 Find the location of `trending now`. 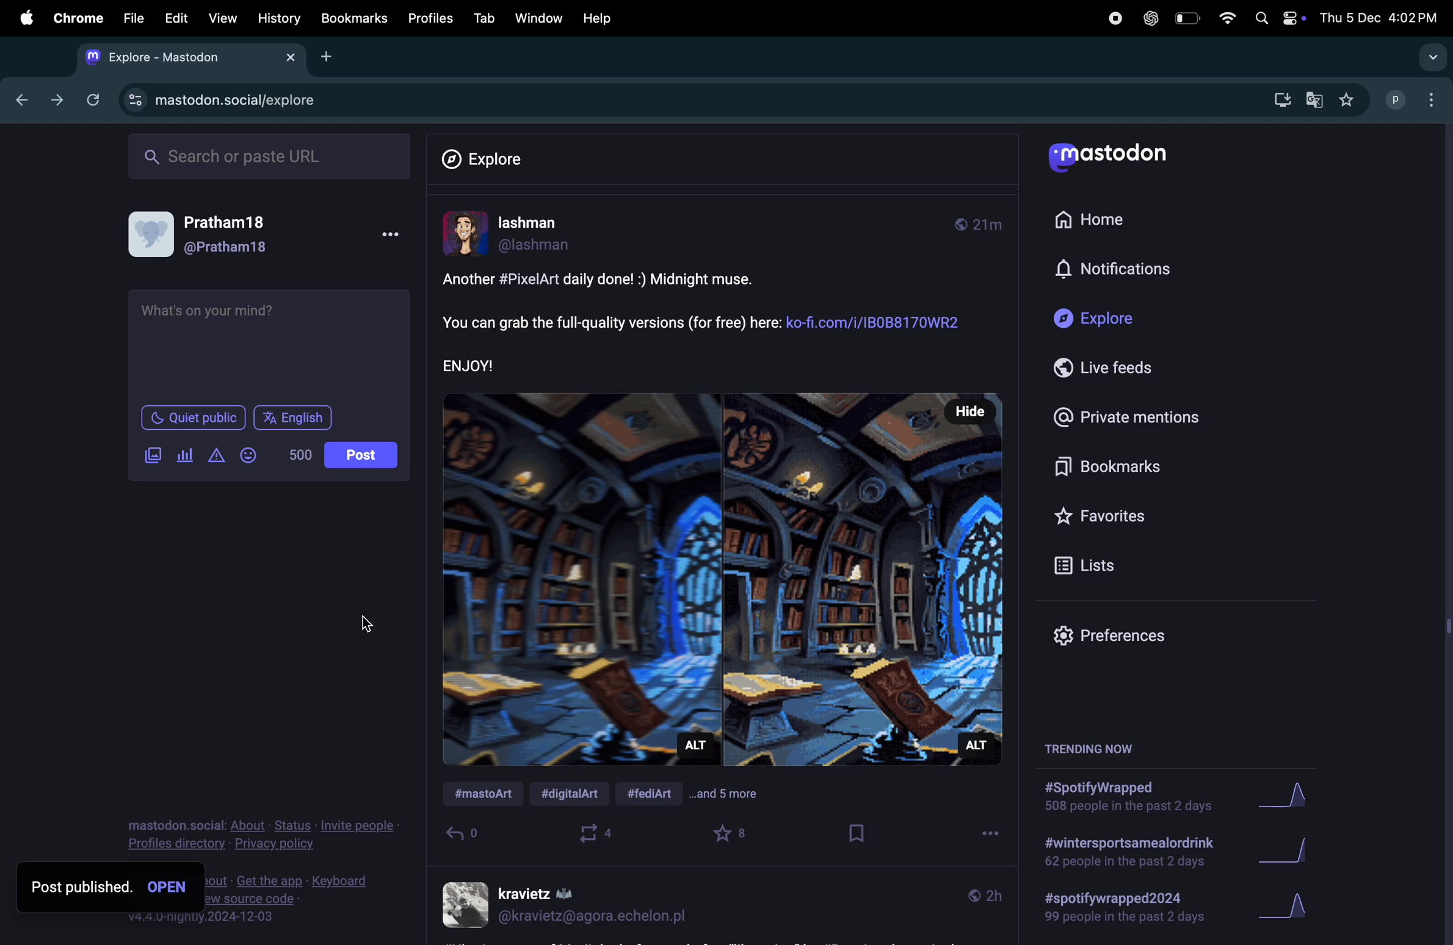

trending now is located at coordinates (1087, 751).